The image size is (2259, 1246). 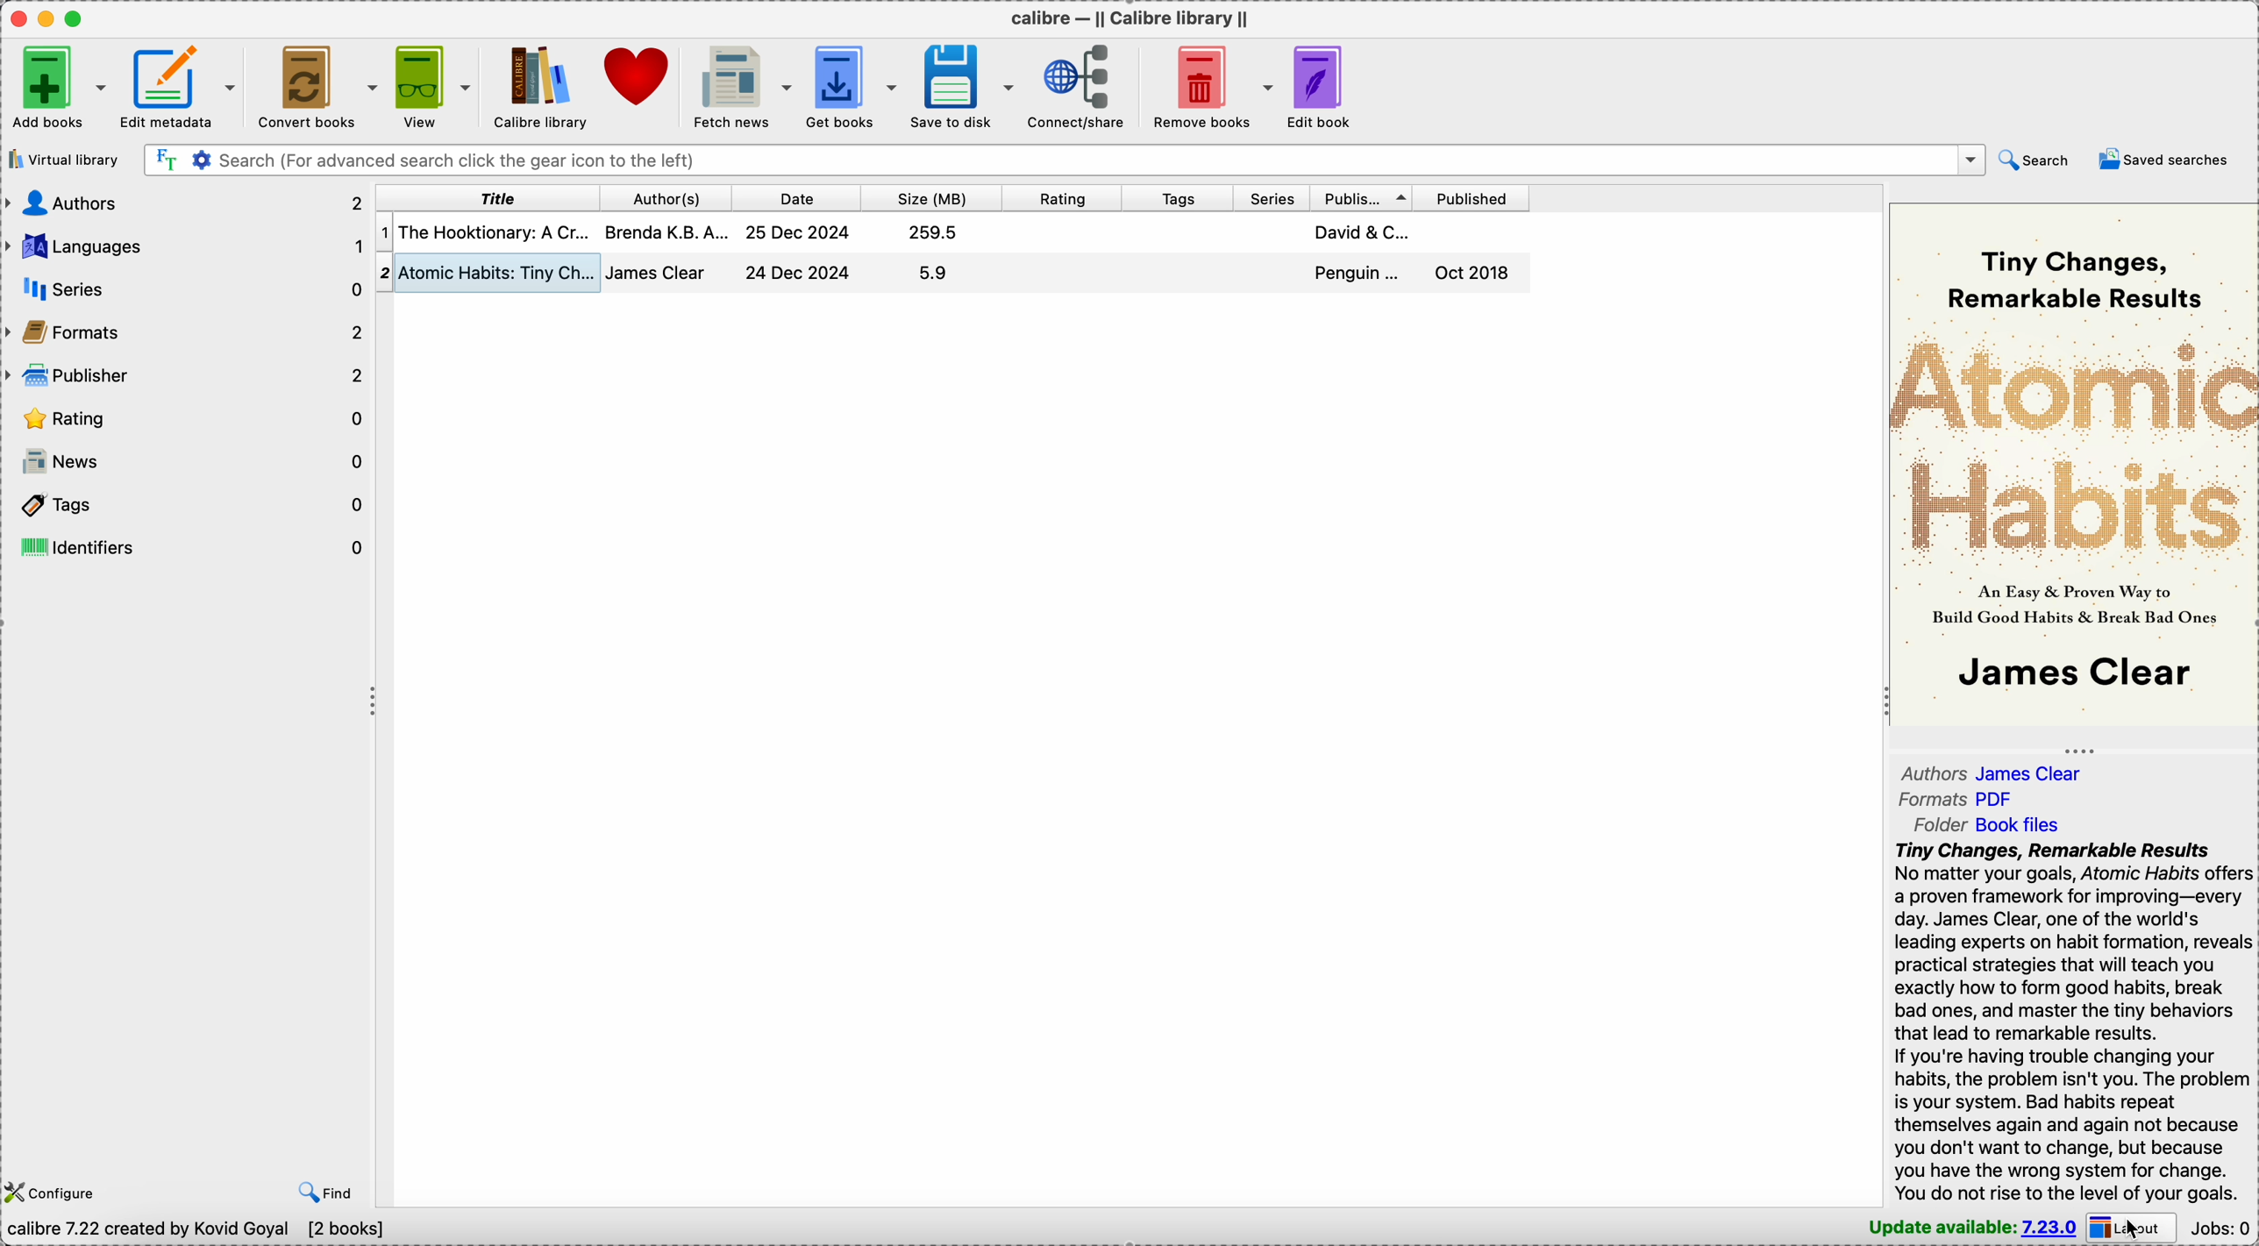 What do you see at coordinates (1364, 197) in the screenshot?
I see `publisher` at bounding box center [1364, 197].